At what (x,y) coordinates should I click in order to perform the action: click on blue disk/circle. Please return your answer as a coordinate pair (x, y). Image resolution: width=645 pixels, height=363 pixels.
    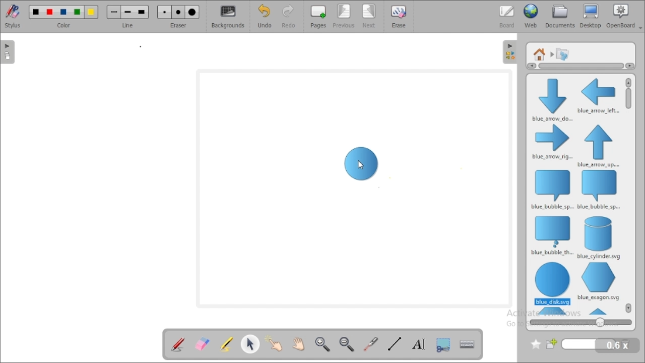
    Looking at the image, I should click on (552, 284).